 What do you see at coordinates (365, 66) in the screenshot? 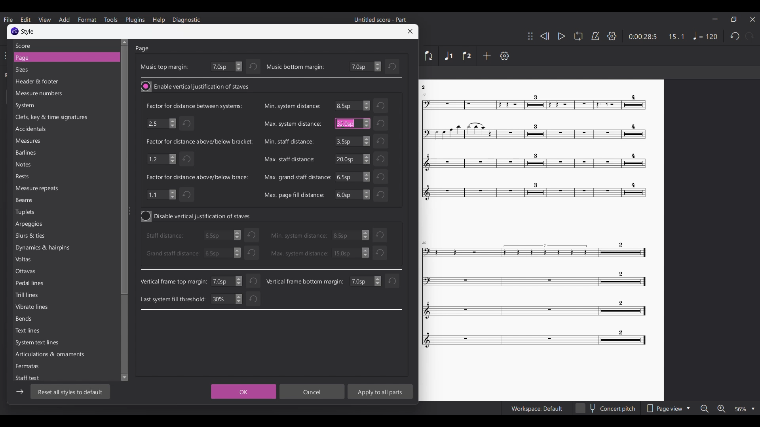
I see `Bottom margin settings` at bounding box center [365, 66].